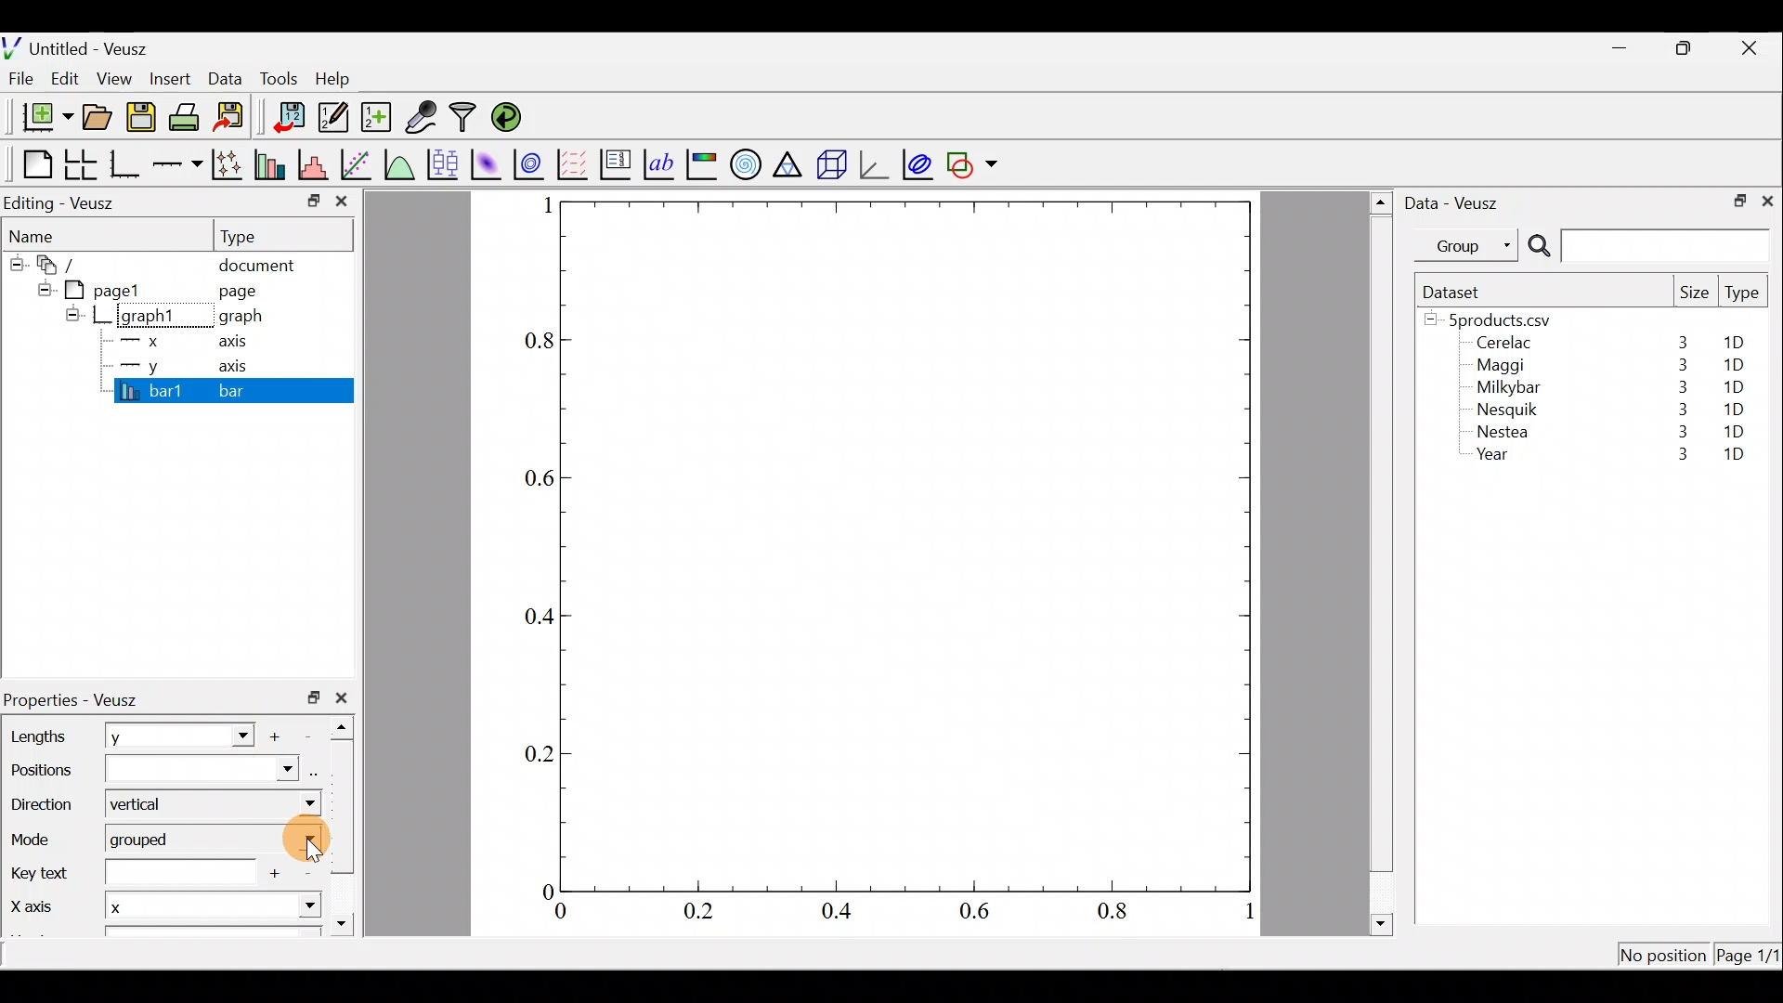  I want to click on Plot a vector field, so click(576, 164).